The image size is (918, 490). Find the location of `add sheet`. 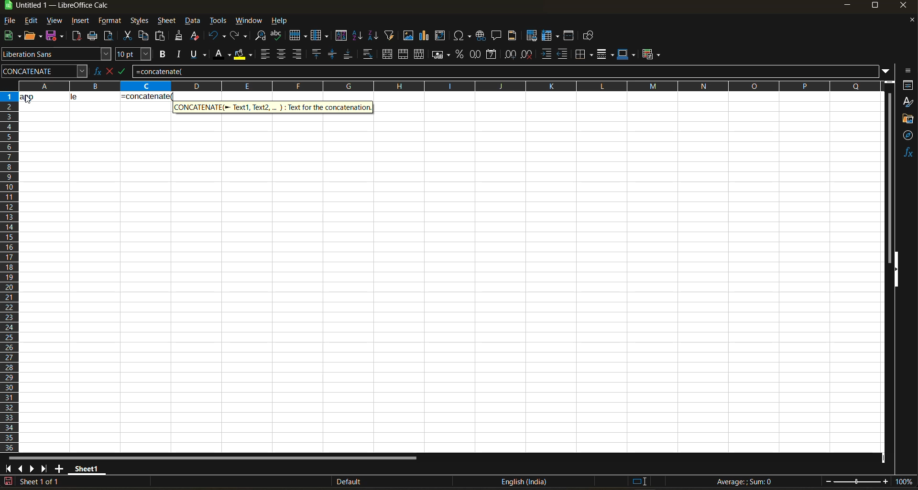

add sheet is located at coordinates (59, 469).